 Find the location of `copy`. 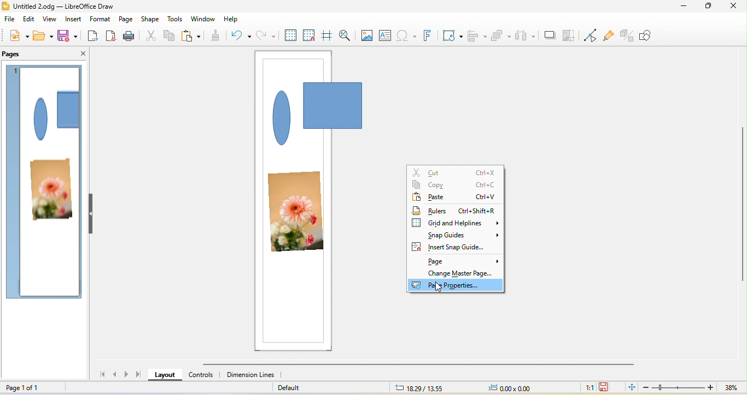

copy is located at coordinates (170, 37).